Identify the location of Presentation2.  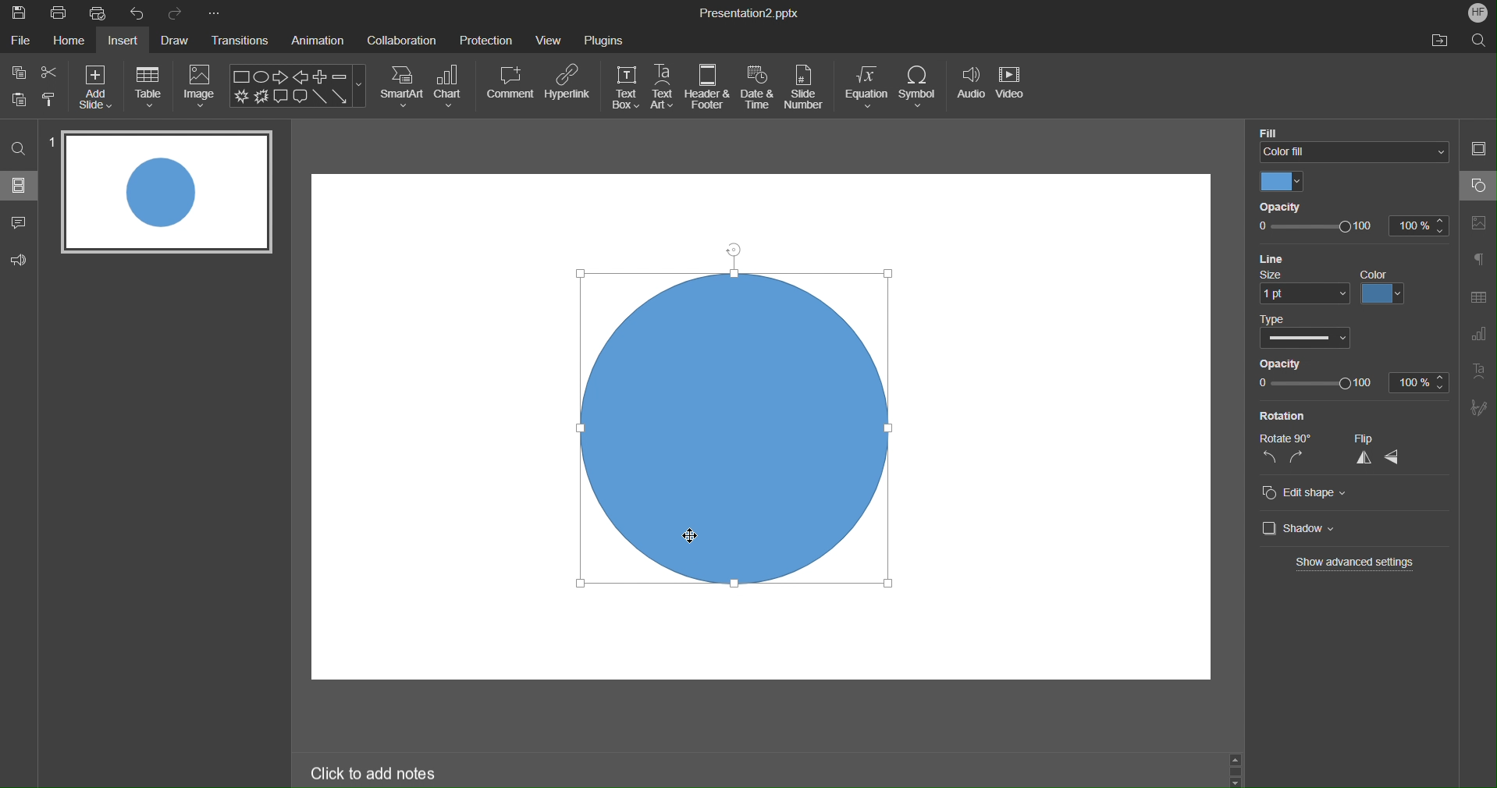
(748, 15).